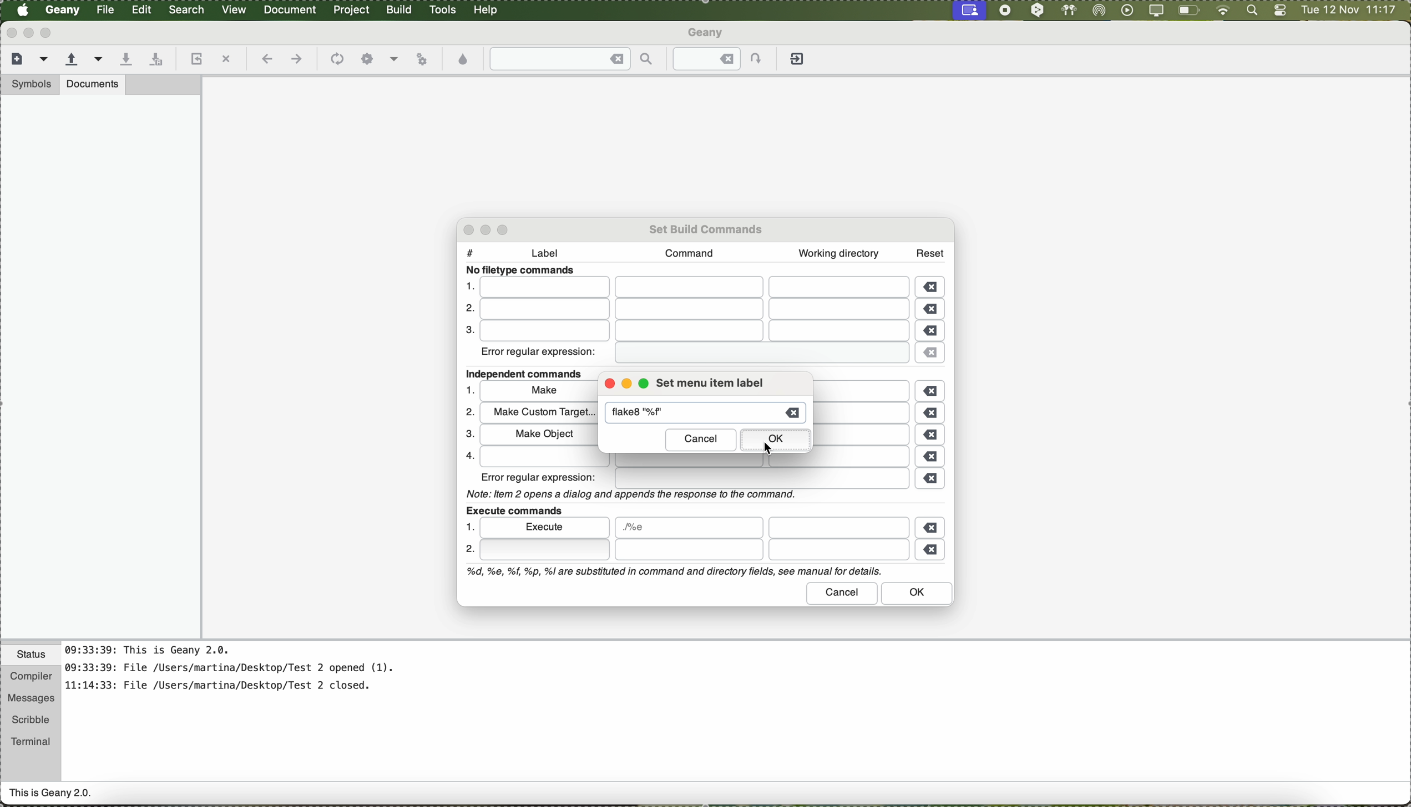 This screenshot has width=1411, height=807. Describe the element at coordinates (1189, 12) in the screenshot. I see `battery` at that location.